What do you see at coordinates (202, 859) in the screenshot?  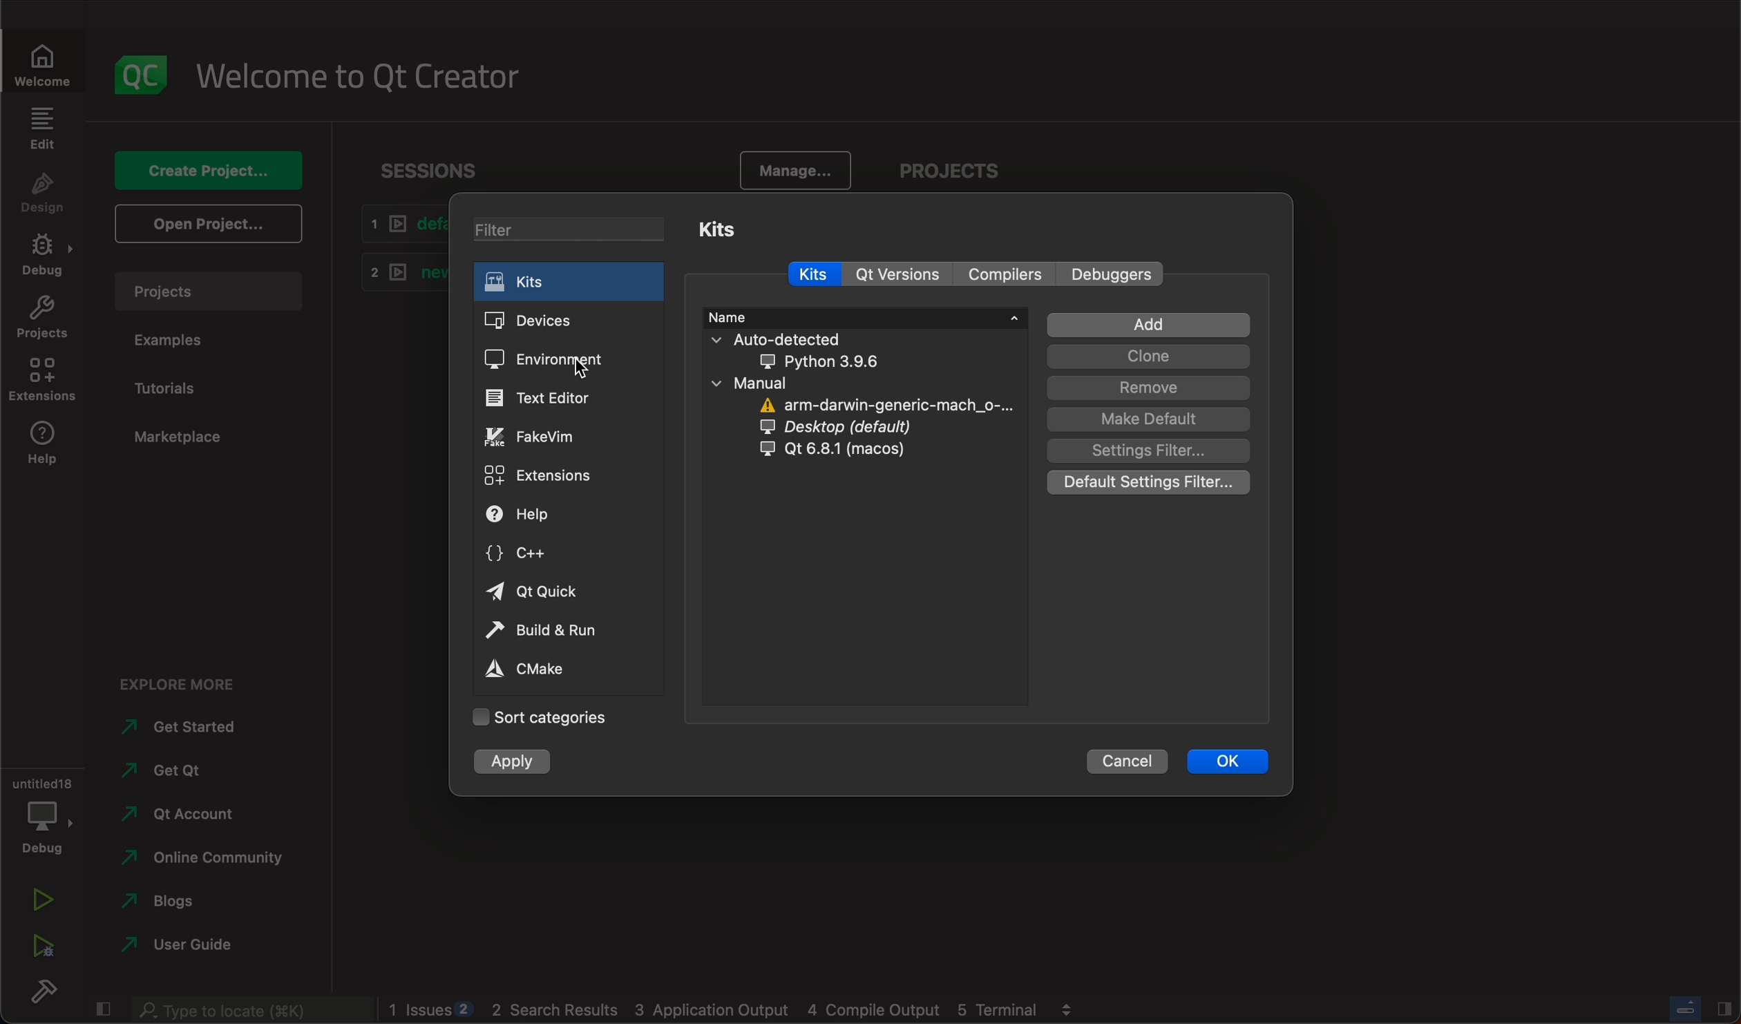 I see `community` at bounding box center [202, 859].